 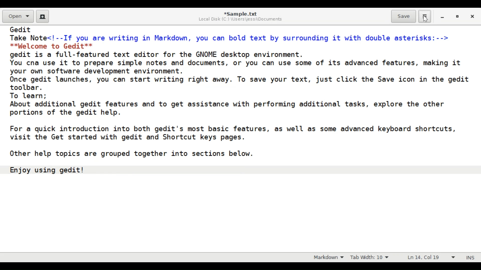 I want to click on Insert Mode (INS), so click(x=469, y=257).